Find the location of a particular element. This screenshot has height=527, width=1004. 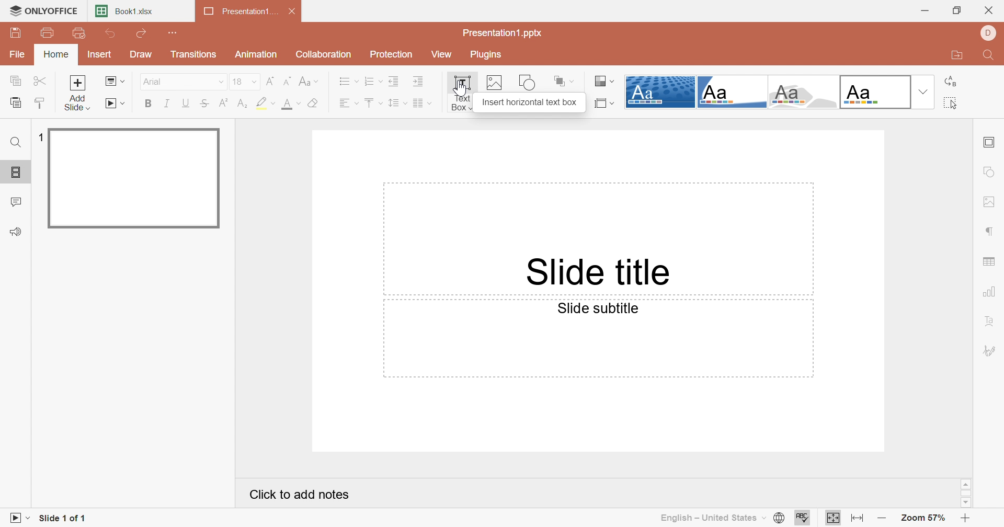

Collaboration is located at coordinates (324, 55).